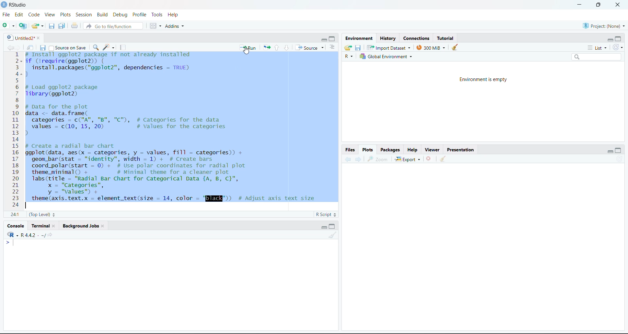 Image resolution: width=628 pixels, height=334 pixels. What do you see at coordinates (28, 235) in the screenshot?
I see `®R-R442. ~/` at bounding box center [28, 235].